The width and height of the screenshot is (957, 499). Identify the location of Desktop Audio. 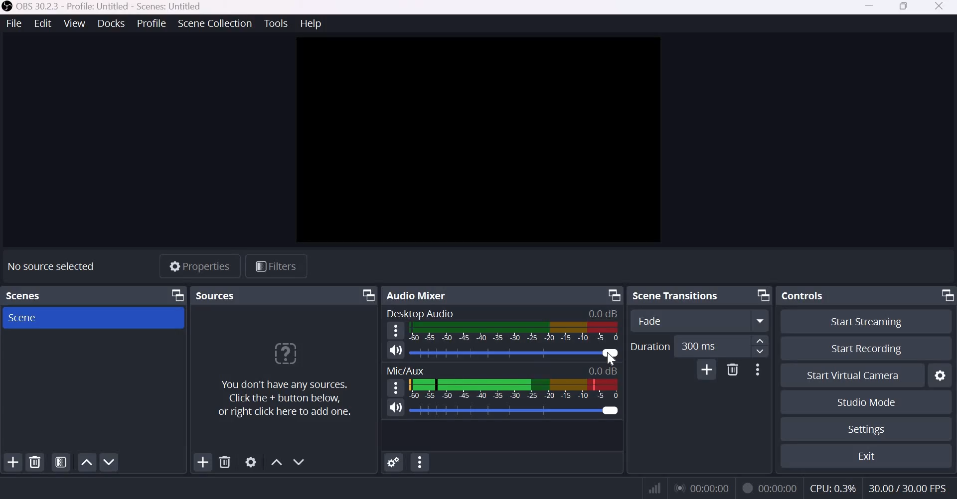
(421, 314).